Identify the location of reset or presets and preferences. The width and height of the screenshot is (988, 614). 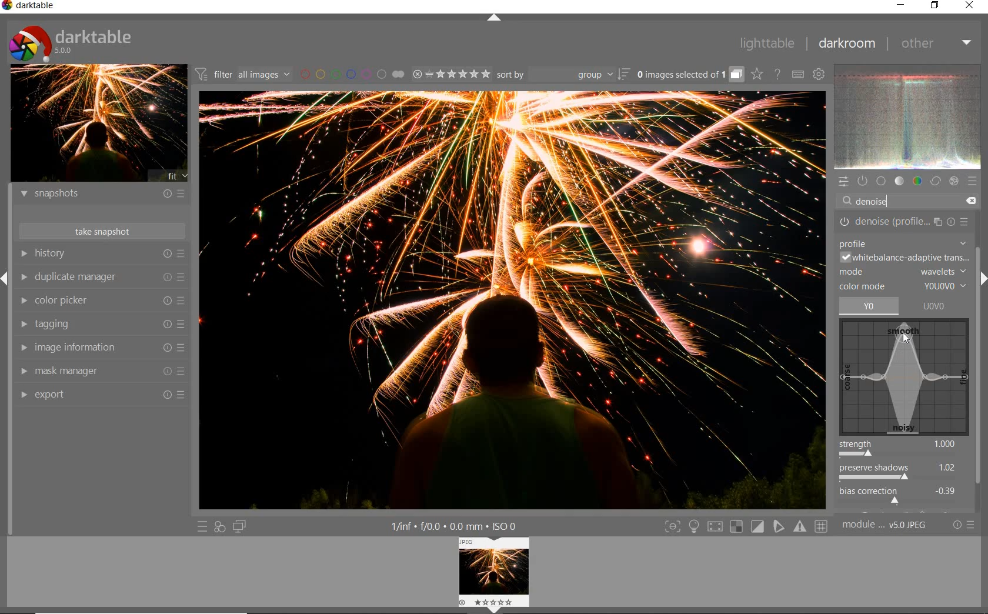
(965, 526).